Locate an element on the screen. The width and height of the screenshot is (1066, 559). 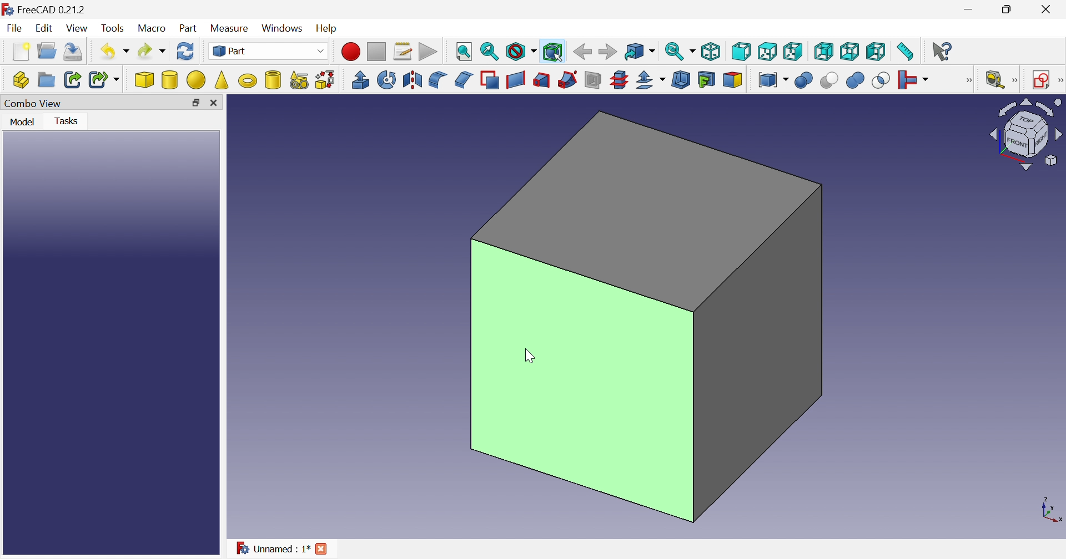
Revolve... is located at coordinates (386, 80).